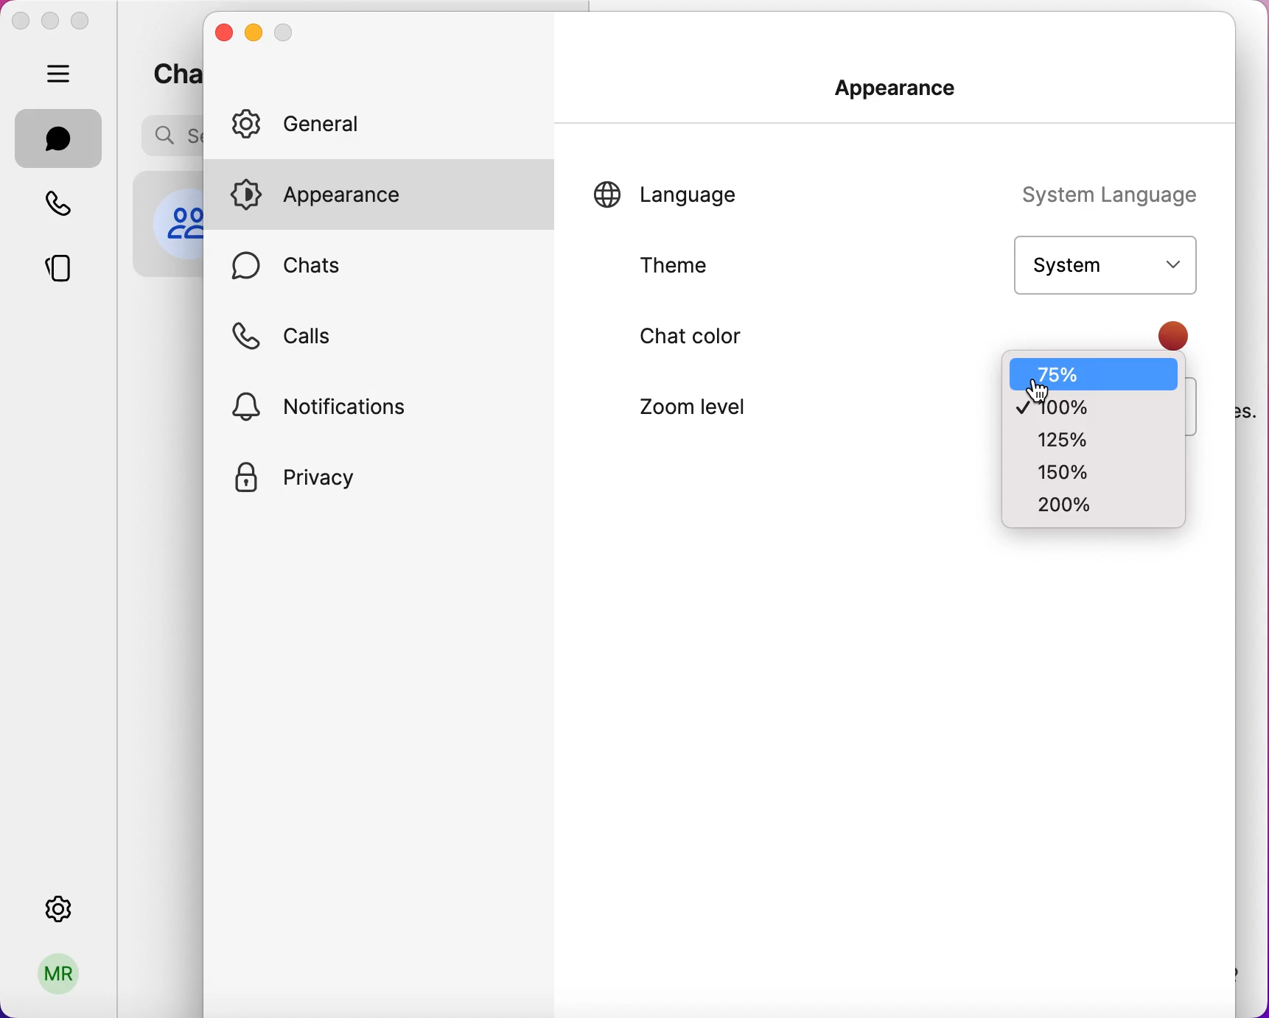  What do you see at coordinates (54, 74) in the screenshot?
I see `hide bar` at bounding box center [54, 74].